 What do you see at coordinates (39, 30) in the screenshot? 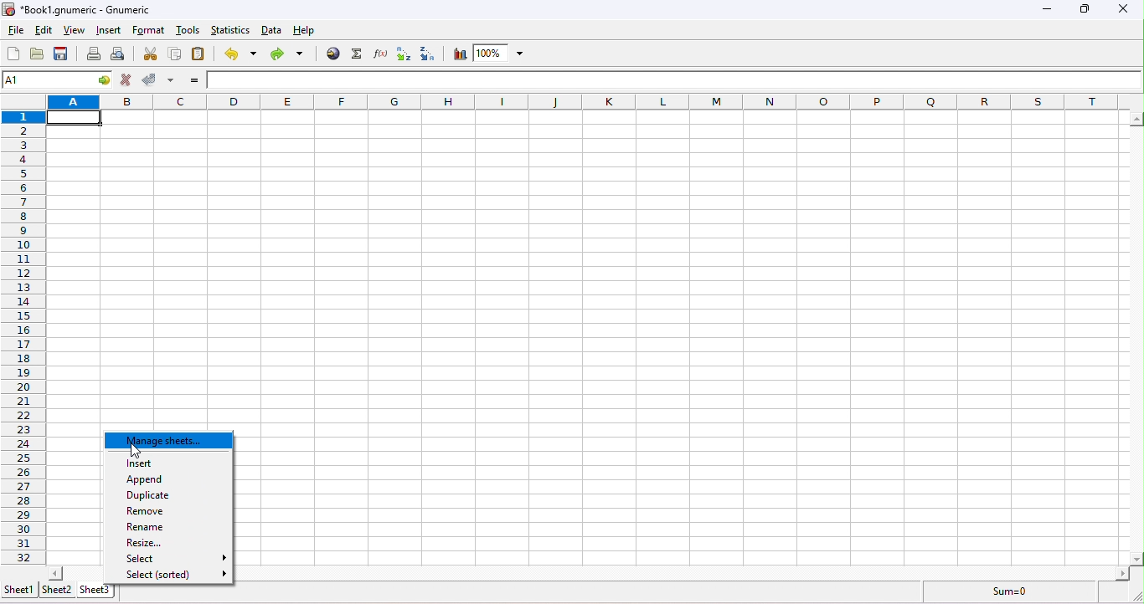
I see `edit` at bounding box center [39, 30].